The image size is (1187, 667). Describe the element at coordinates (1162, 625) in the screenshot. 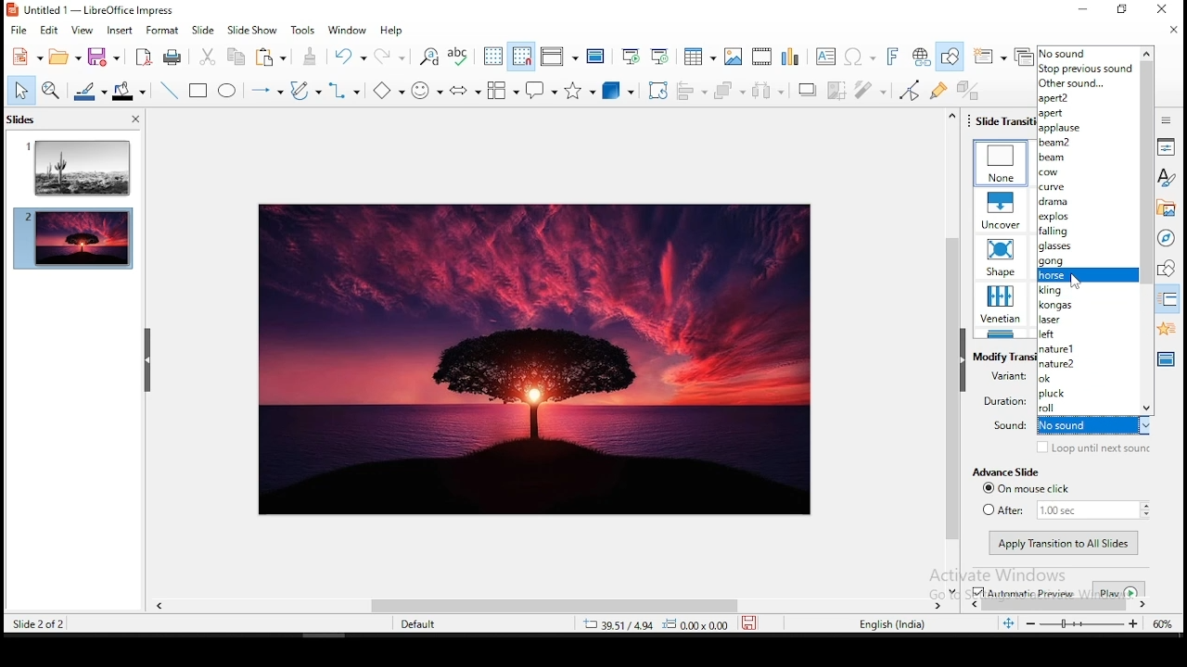

I see `zoom level` at that location.